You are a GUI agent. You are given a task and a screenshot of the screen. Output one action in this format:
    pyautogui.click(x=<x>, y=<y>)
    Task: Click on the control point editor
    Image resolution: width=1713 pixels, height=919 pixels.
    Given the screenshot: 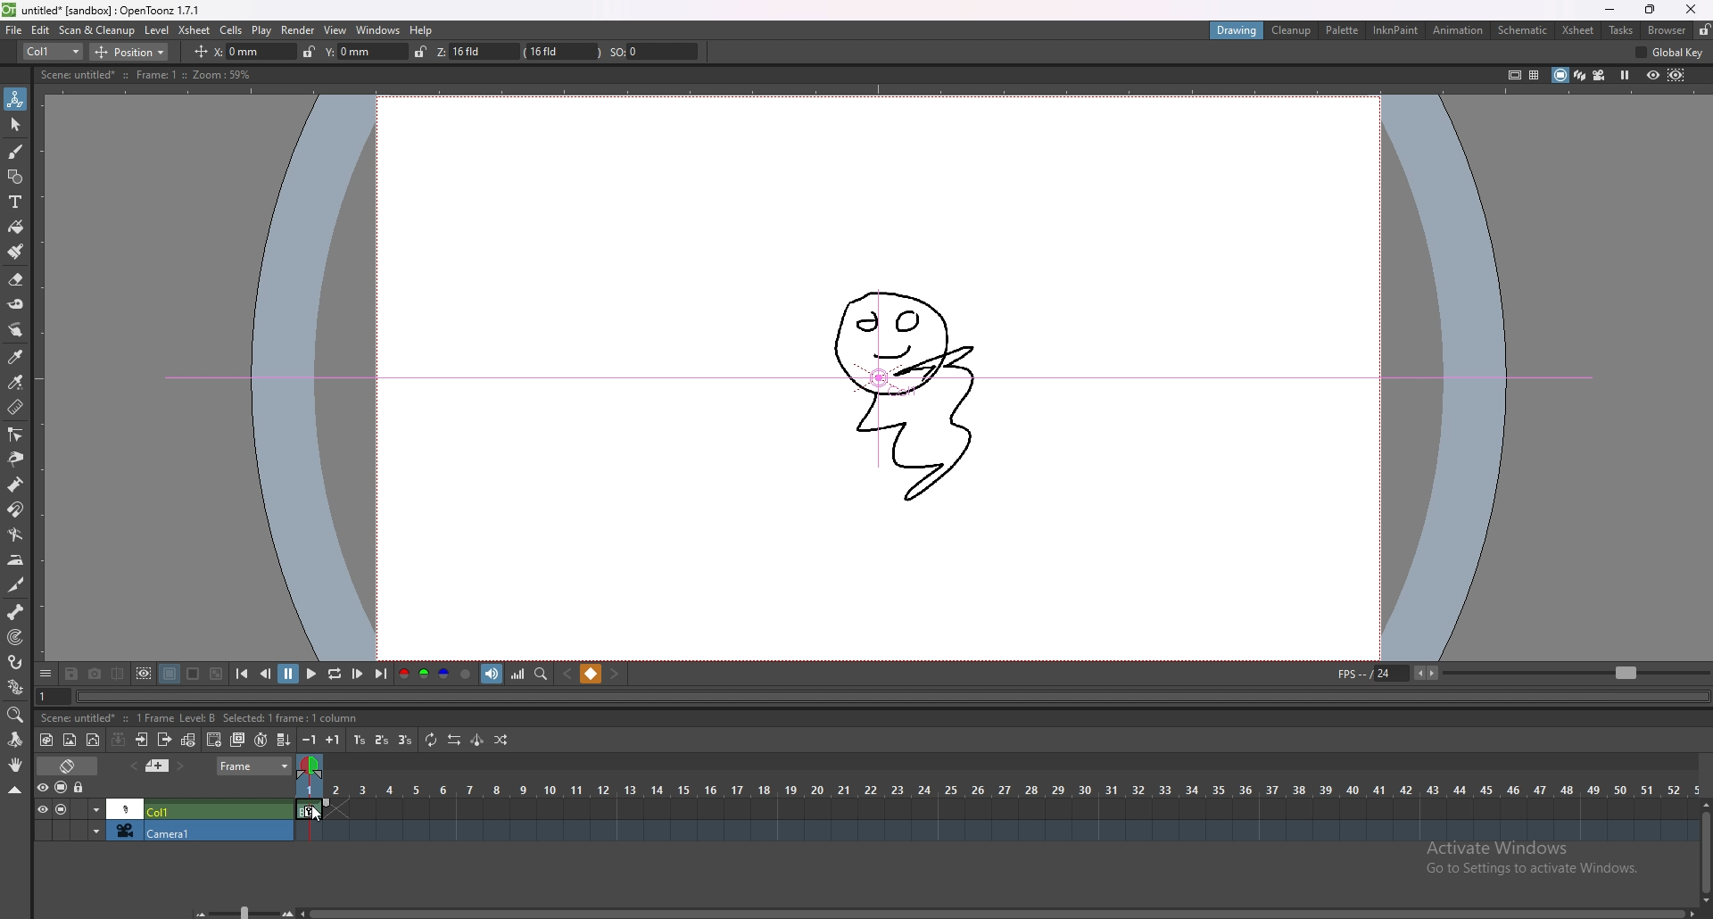 What is the action you would take?
    pyautogui.click(x=14, y=434)
    